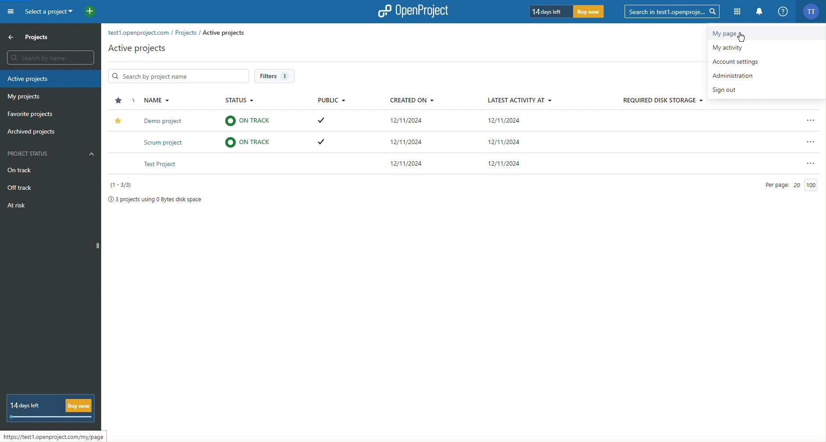  What do you see at coordinates (20, 187) in the screenshot?
I see `Off track` at bounding box center [20, 187].